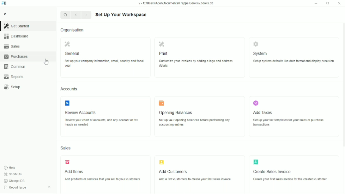 The height and width of the screenshot is (194, 345). What do you see at coordinates (15, 168) in the screenshot?
I see `Help` at bounding box center [15, 168].